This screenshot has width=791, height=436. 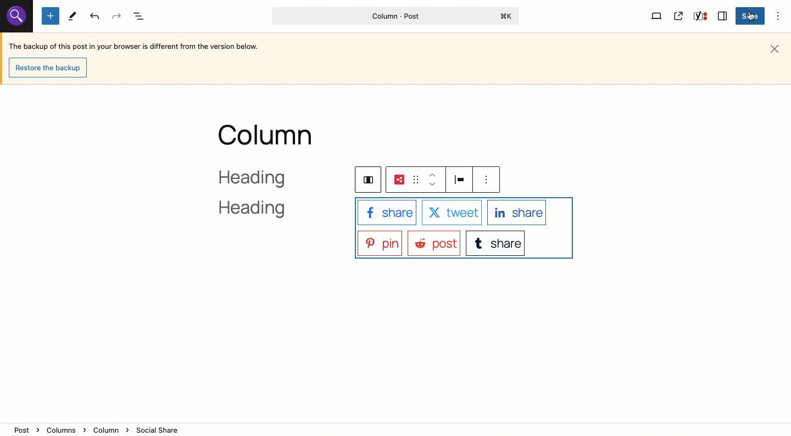 I want to click on Pinterest, so click(x=380, y=242).